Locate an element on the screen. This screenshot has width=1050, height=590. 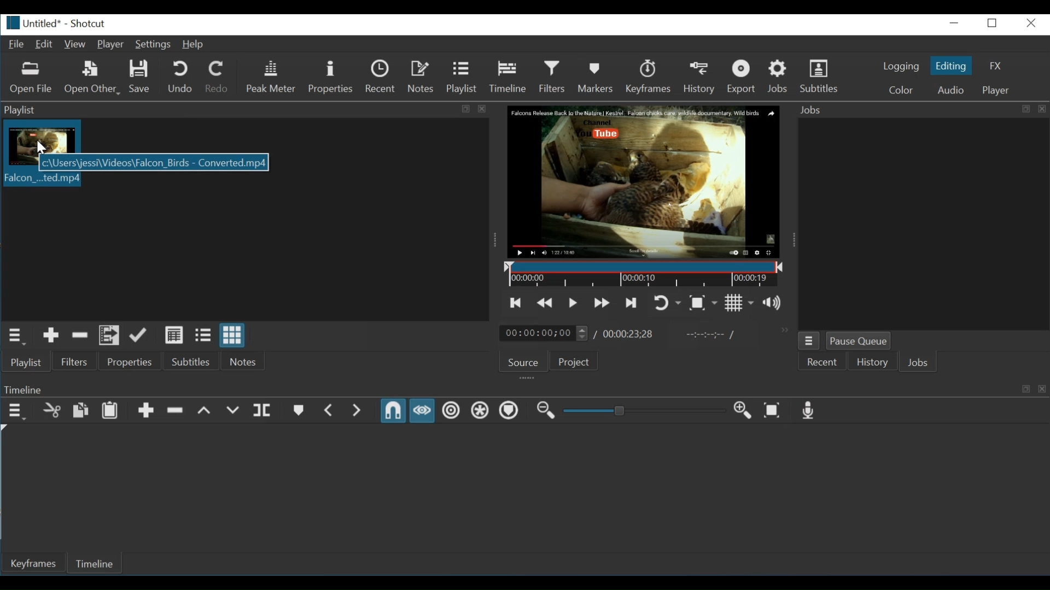
Timeline is located at coordinates (99, 562).